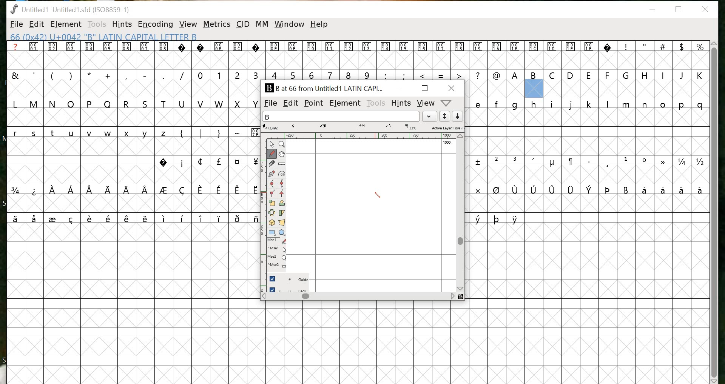 The width and height of the screenshot is (725, 384). Describe the element at coordinates (273, 233) in the screenshot. I see `Rectangle/ellipse` at that location.